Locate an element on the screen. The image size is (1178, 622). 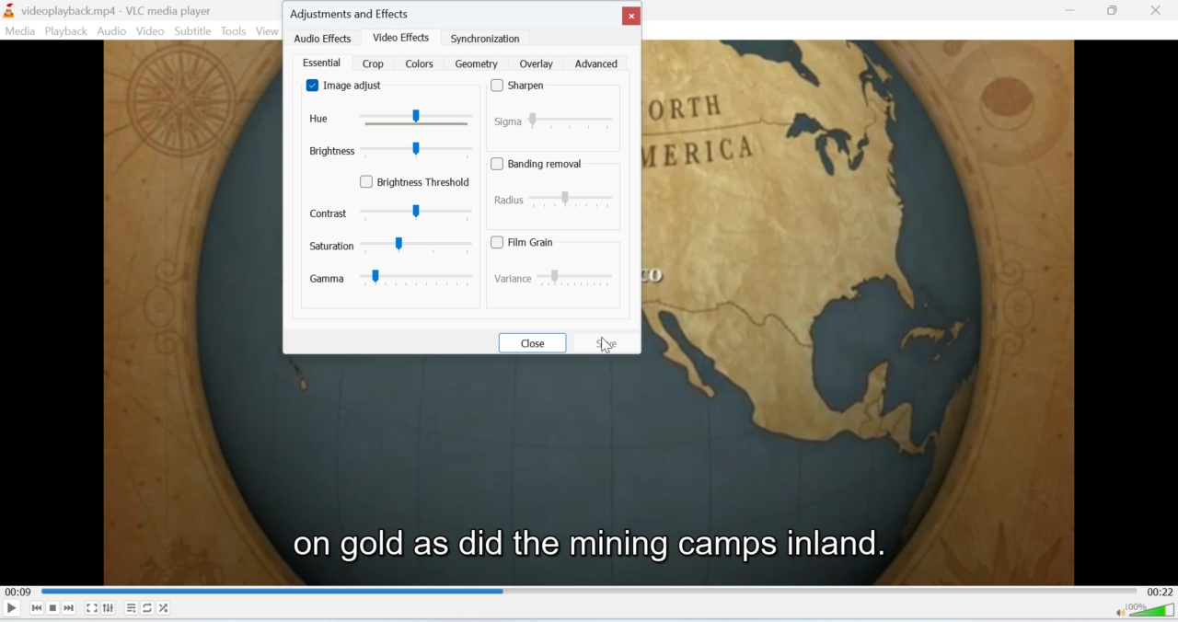
minimise is located at coordinates (1072, 11).